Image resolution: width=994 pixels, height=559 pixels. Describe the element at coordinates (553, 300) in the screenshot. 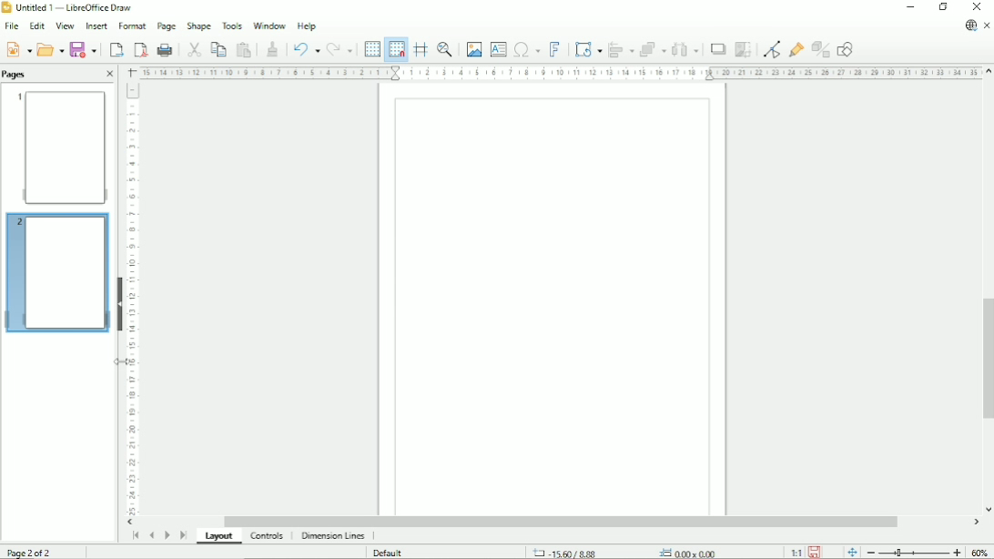

I see `Canvas` at that location.